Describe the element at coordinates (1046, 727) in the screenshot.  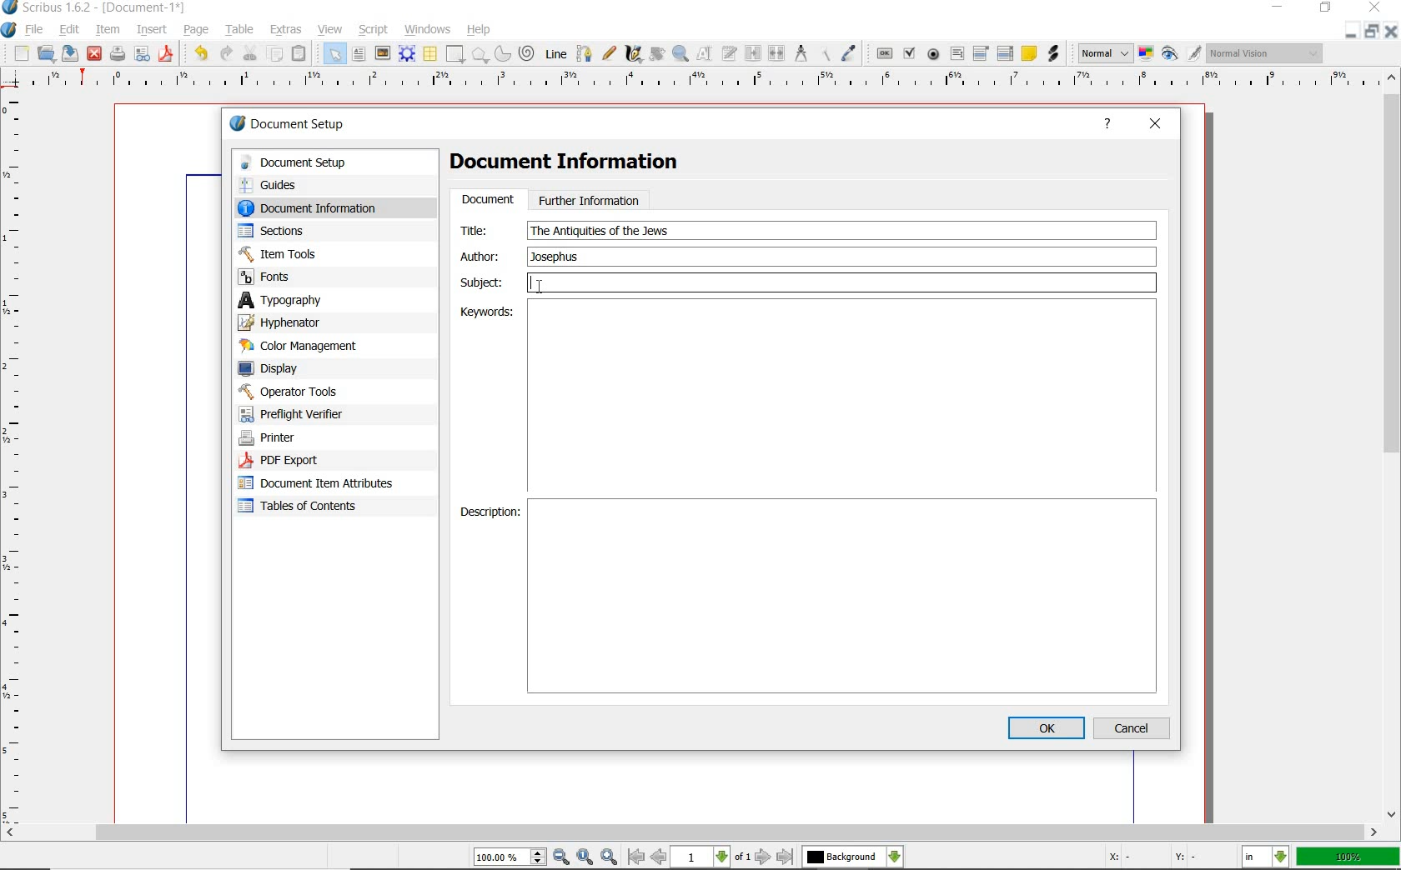
I see `ok` at that location.